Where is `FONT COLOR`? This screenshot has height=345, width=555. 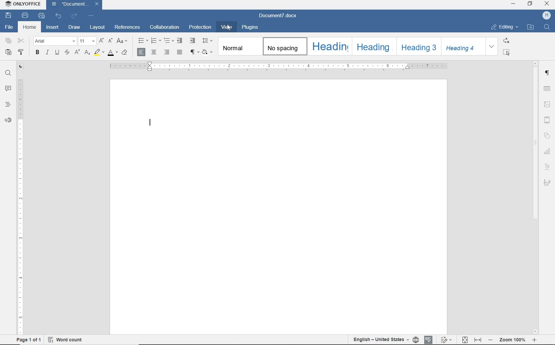
FONT COLOR is located at coordinates (113, 53).